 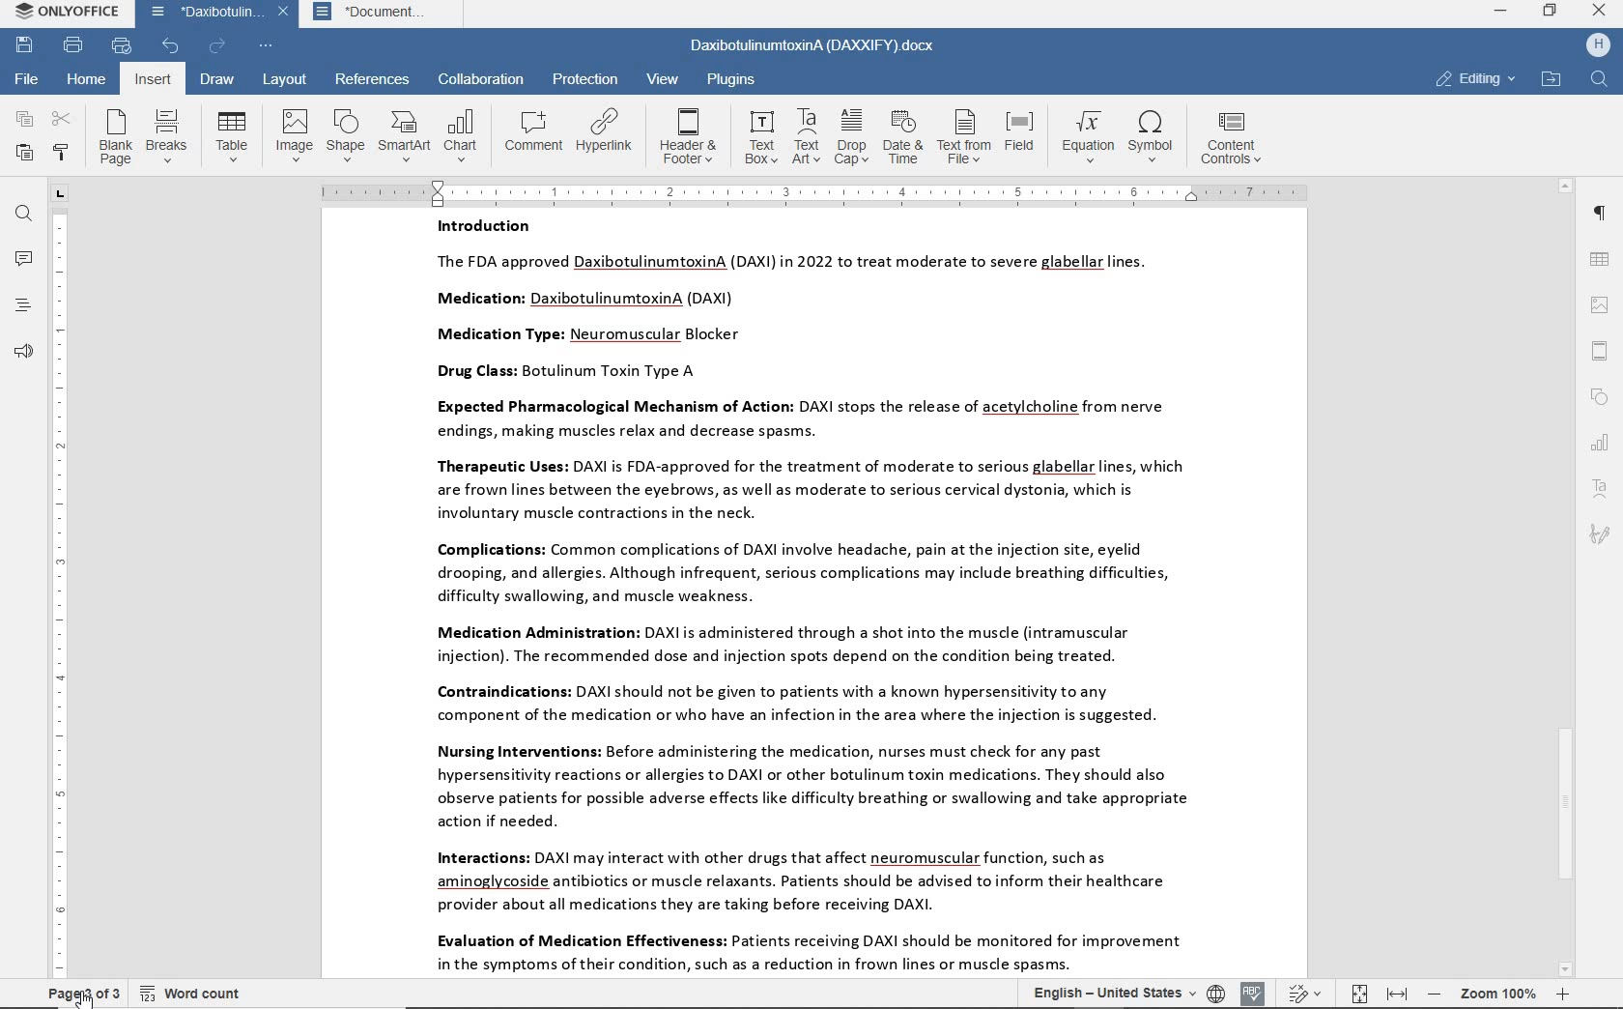 What do you see at coordinates (122, 46) in the screenshot?
I see `quick print` at bounding box center [122, 46].